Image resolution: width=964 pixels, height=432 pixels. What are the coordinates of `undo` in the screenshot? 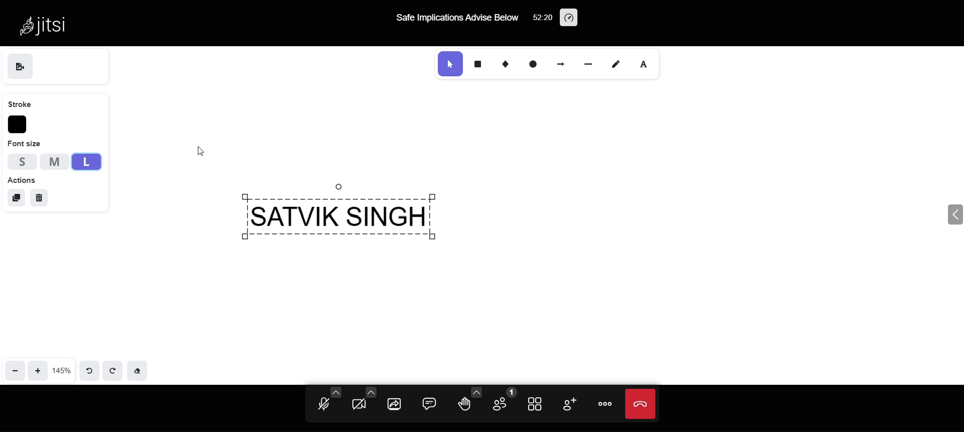 It's located at (87, 369).